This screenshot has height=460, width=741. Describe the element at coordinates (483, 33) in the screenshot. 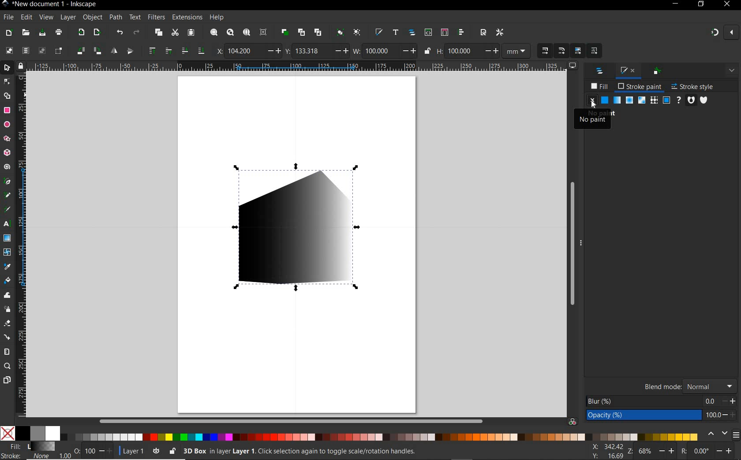

I see `OPEN DOCUMENTS PROPERTIES` at that location.